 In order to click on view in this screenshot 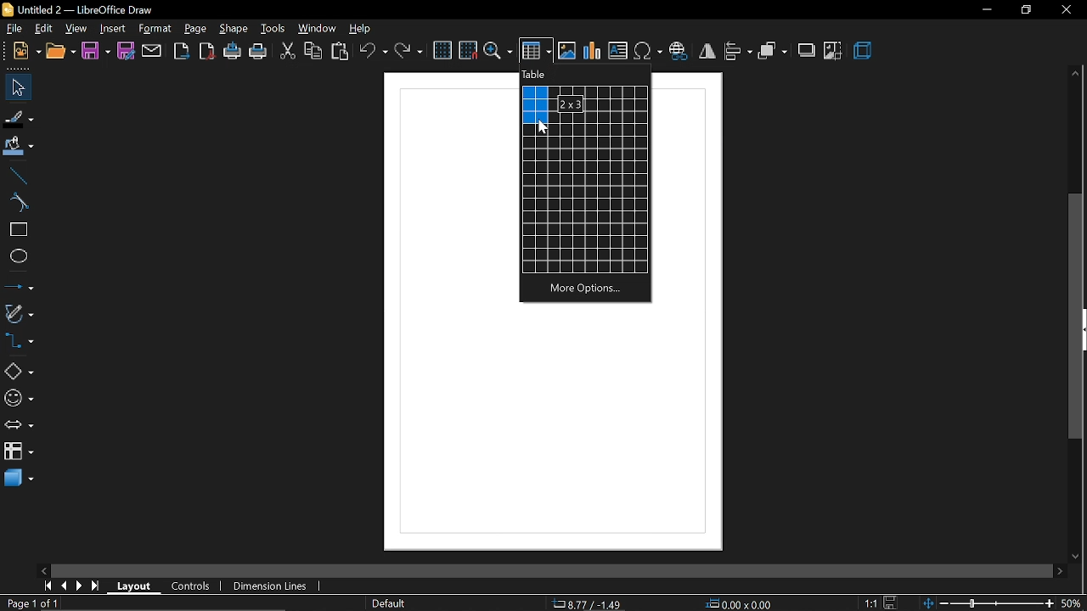, I will do `click(76, 28)`.